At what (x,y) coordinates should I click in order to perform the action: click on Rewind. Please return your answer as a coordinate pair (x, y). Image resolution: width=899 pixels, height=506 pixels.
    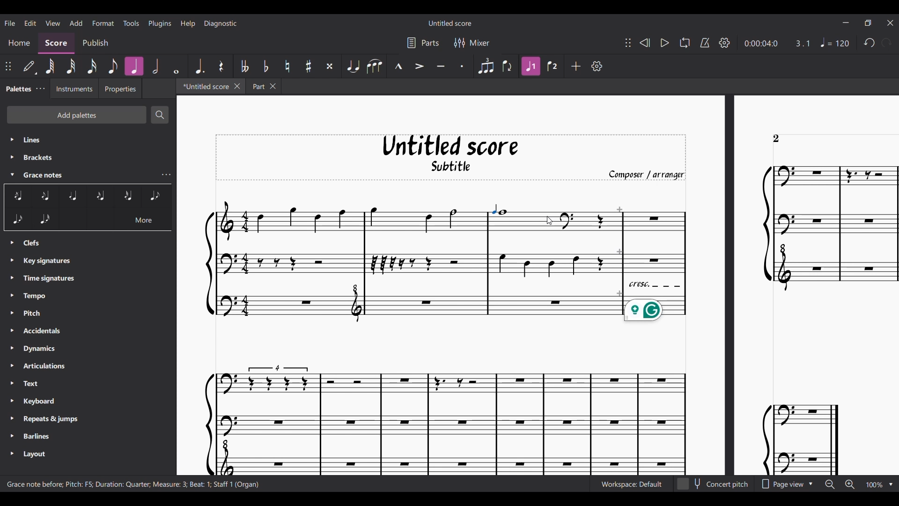
    Looking at the image, I should click on (644, 42).